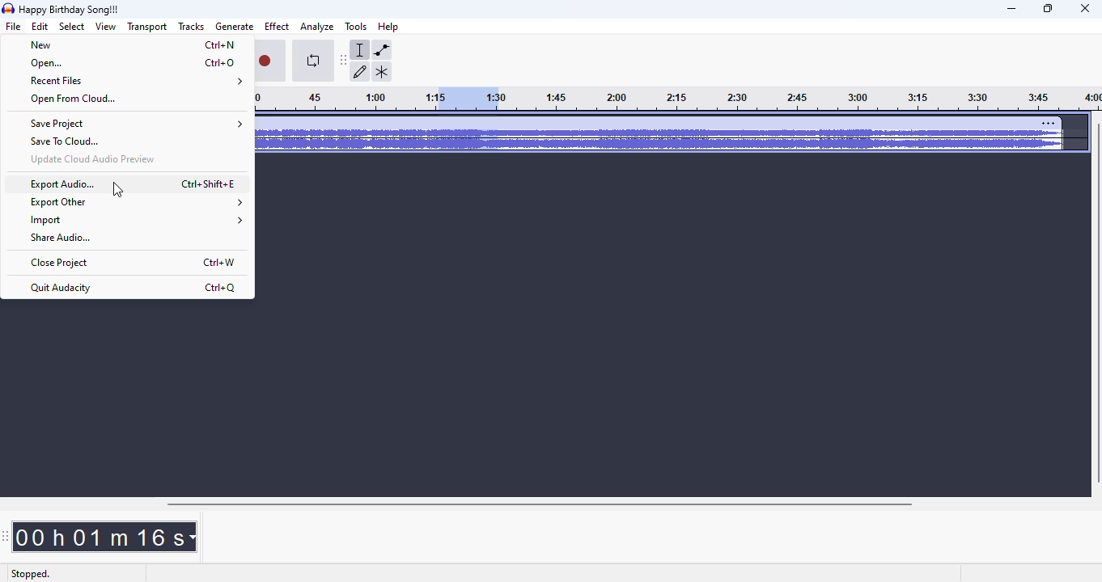 The image size is (1102, 582). Describe the element at coordinates (117, 190) in the screenshot. I see `cursor` at that location.